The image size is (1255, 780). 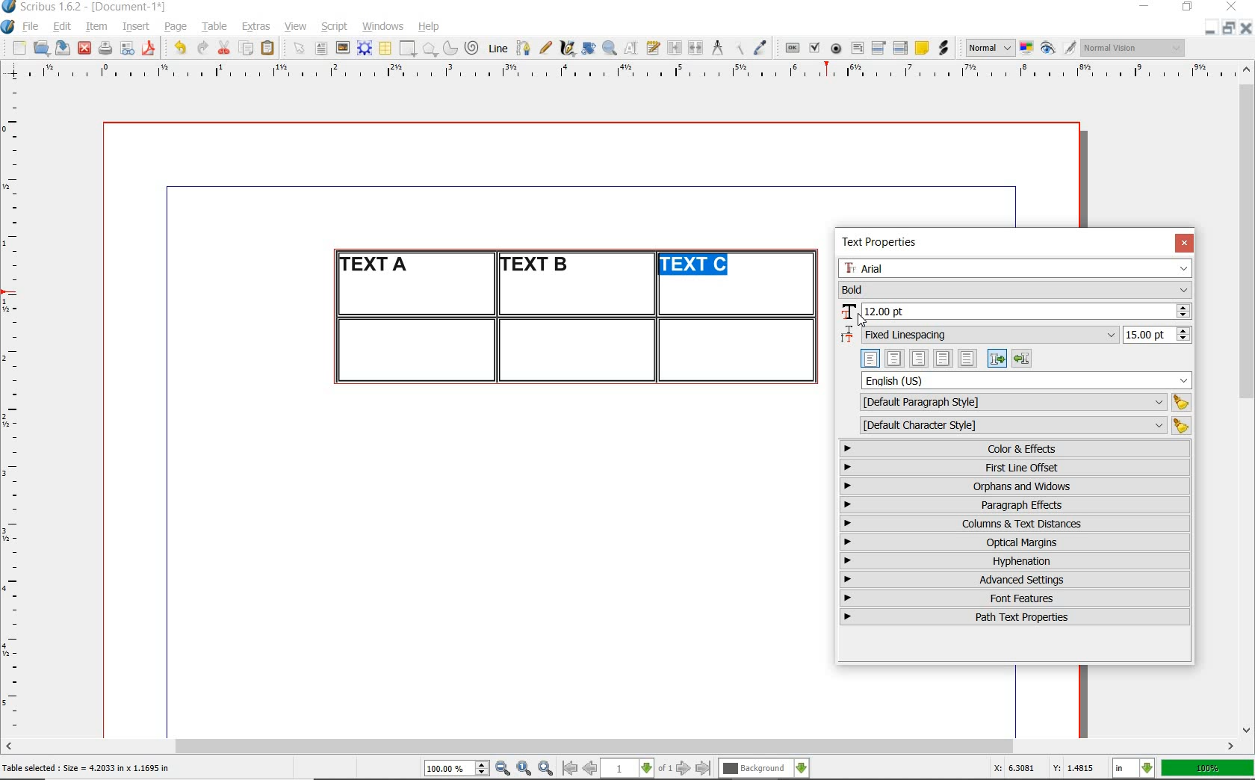 What do you see at coordinates (631, 47) in the screenshot?
I see `edit contents of frame` at bounding box center [631, 47].